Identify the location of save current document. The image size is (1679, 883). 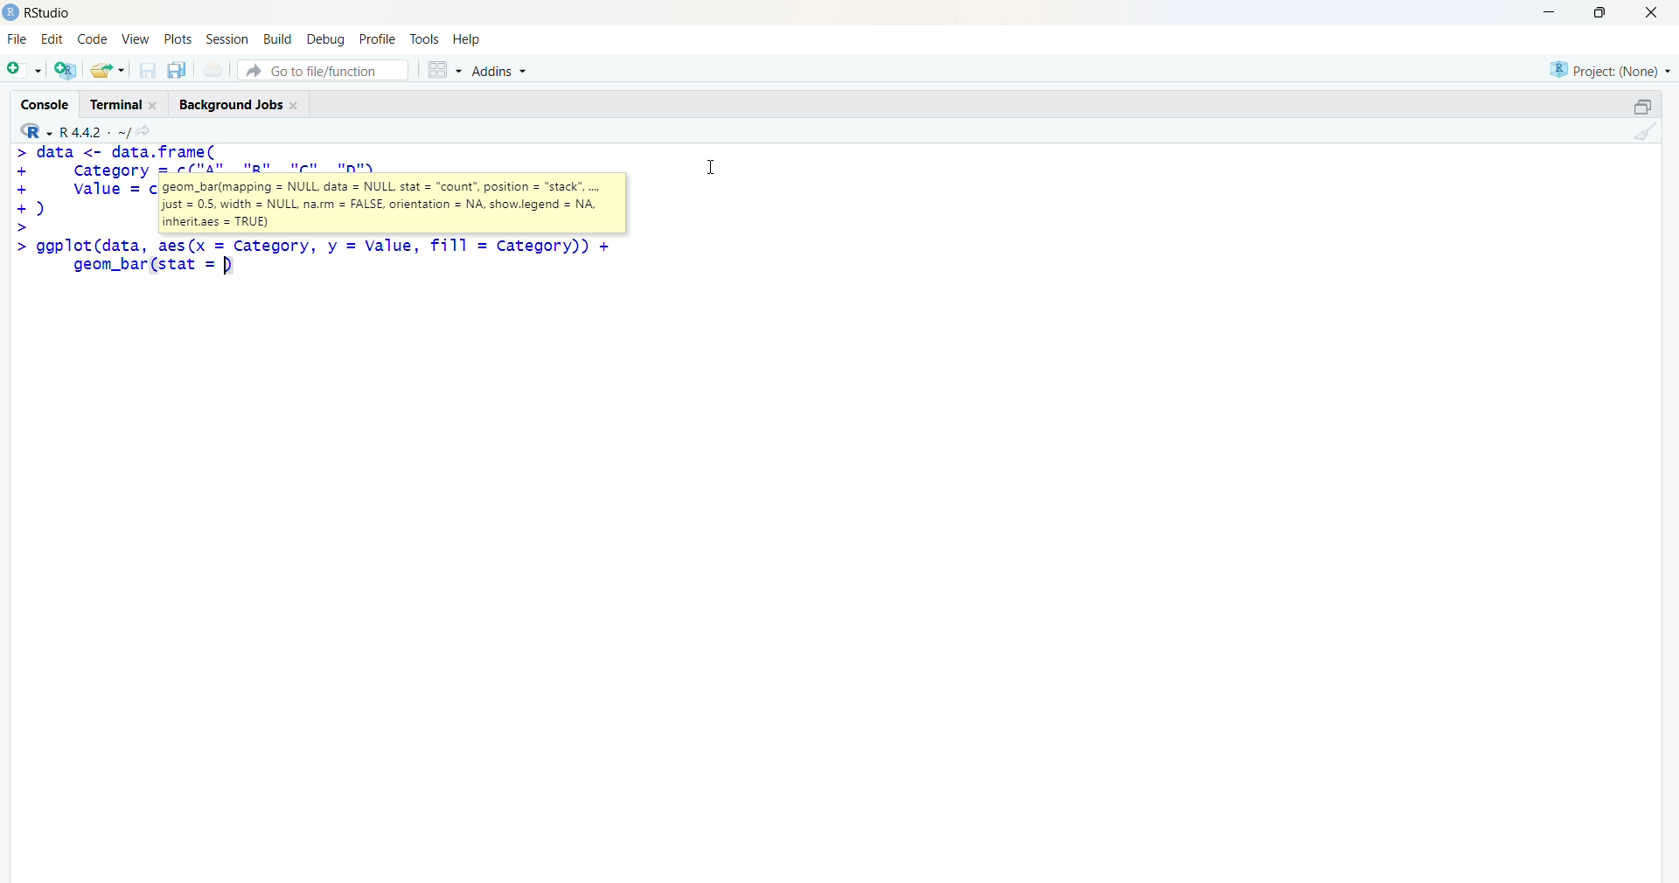
(147, 70).